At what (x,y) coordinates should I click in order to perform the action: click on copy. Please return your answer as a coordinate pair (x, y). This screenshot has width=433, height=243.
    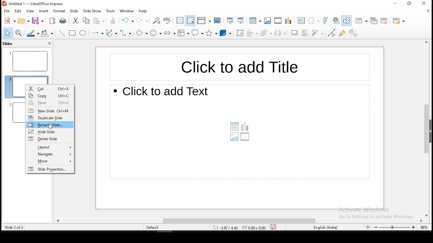
    Looking at the image, I should click on (50, 96).